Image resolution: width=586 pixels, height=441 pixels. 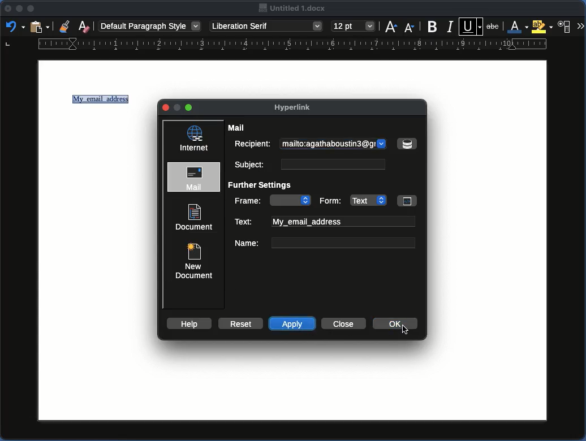 What do you see at coordinates (399, 326) in the screenshot?
I see `OK` at bounding box center [399, 326].